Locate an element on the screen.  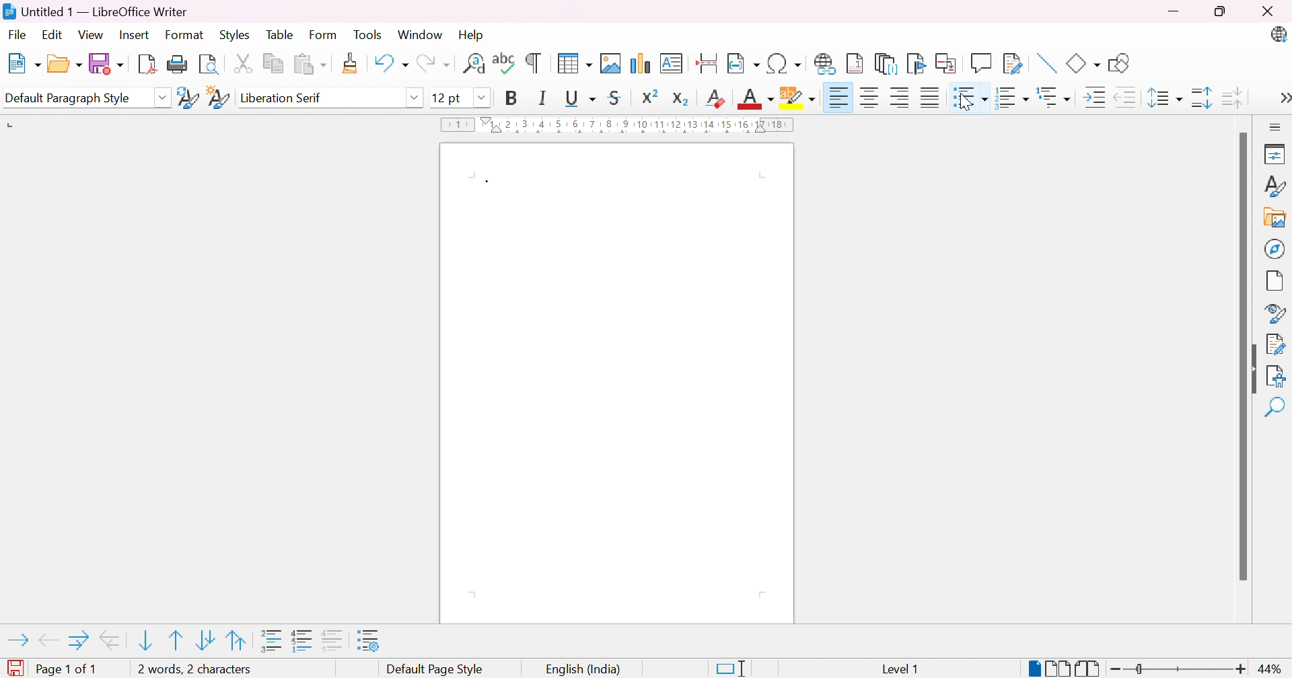
Insert line. is located at coordinates (1048, 64).